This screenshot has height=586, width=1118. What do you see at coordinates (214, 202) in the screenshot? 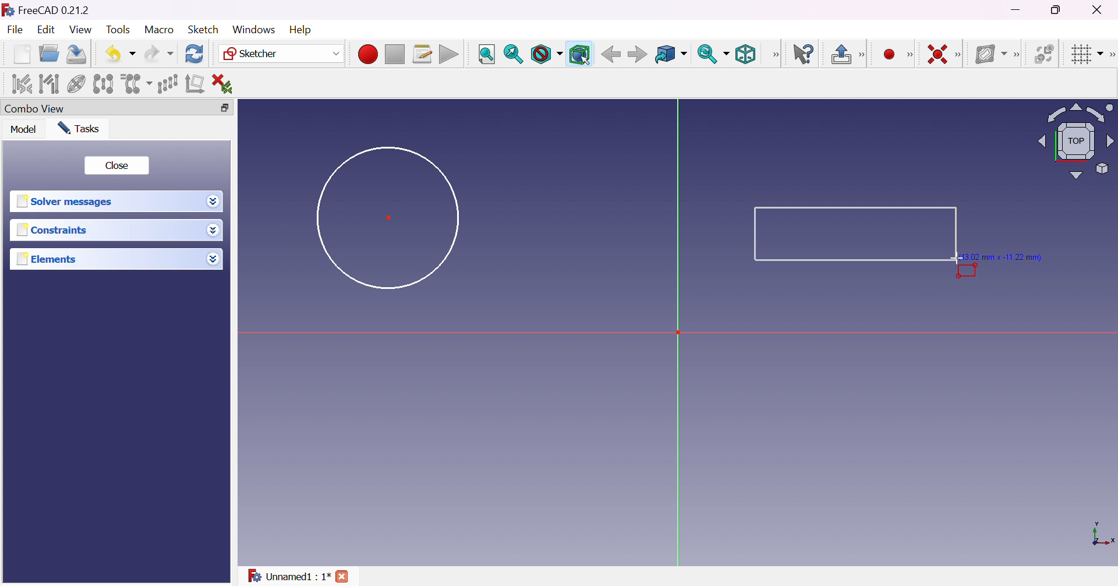
I see `Drop down` at bounding box center [214, 202].